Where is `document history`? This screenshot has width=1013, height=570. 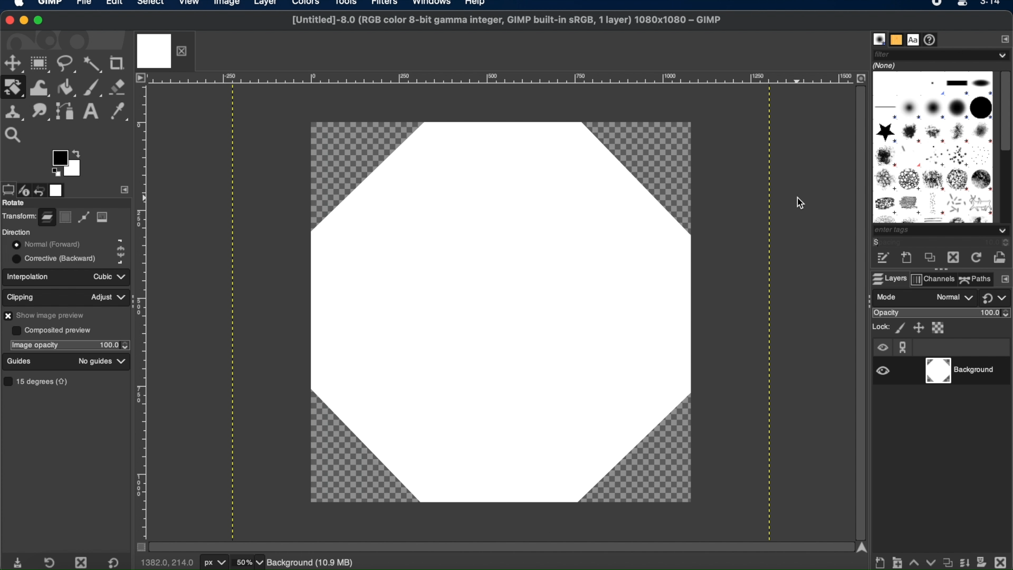 document history is located at coordinates (932, 40).